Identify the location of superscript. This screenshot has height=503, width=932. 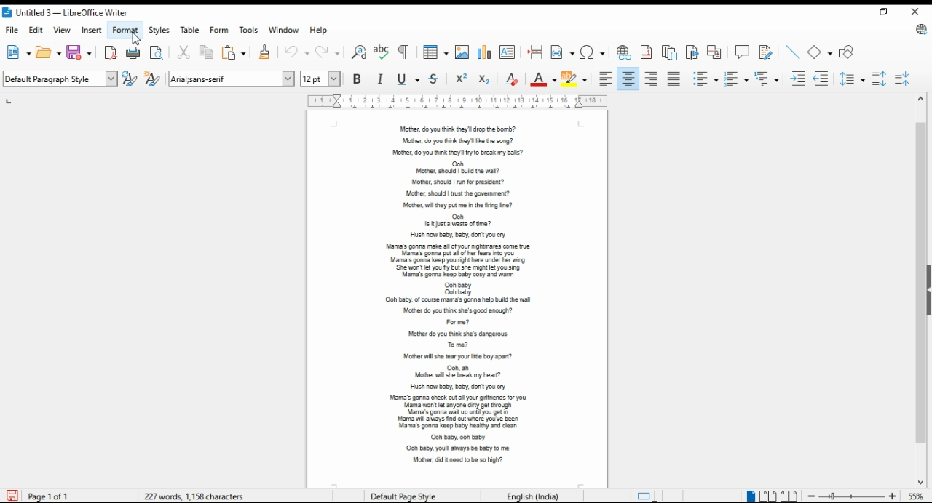
(461, 79).